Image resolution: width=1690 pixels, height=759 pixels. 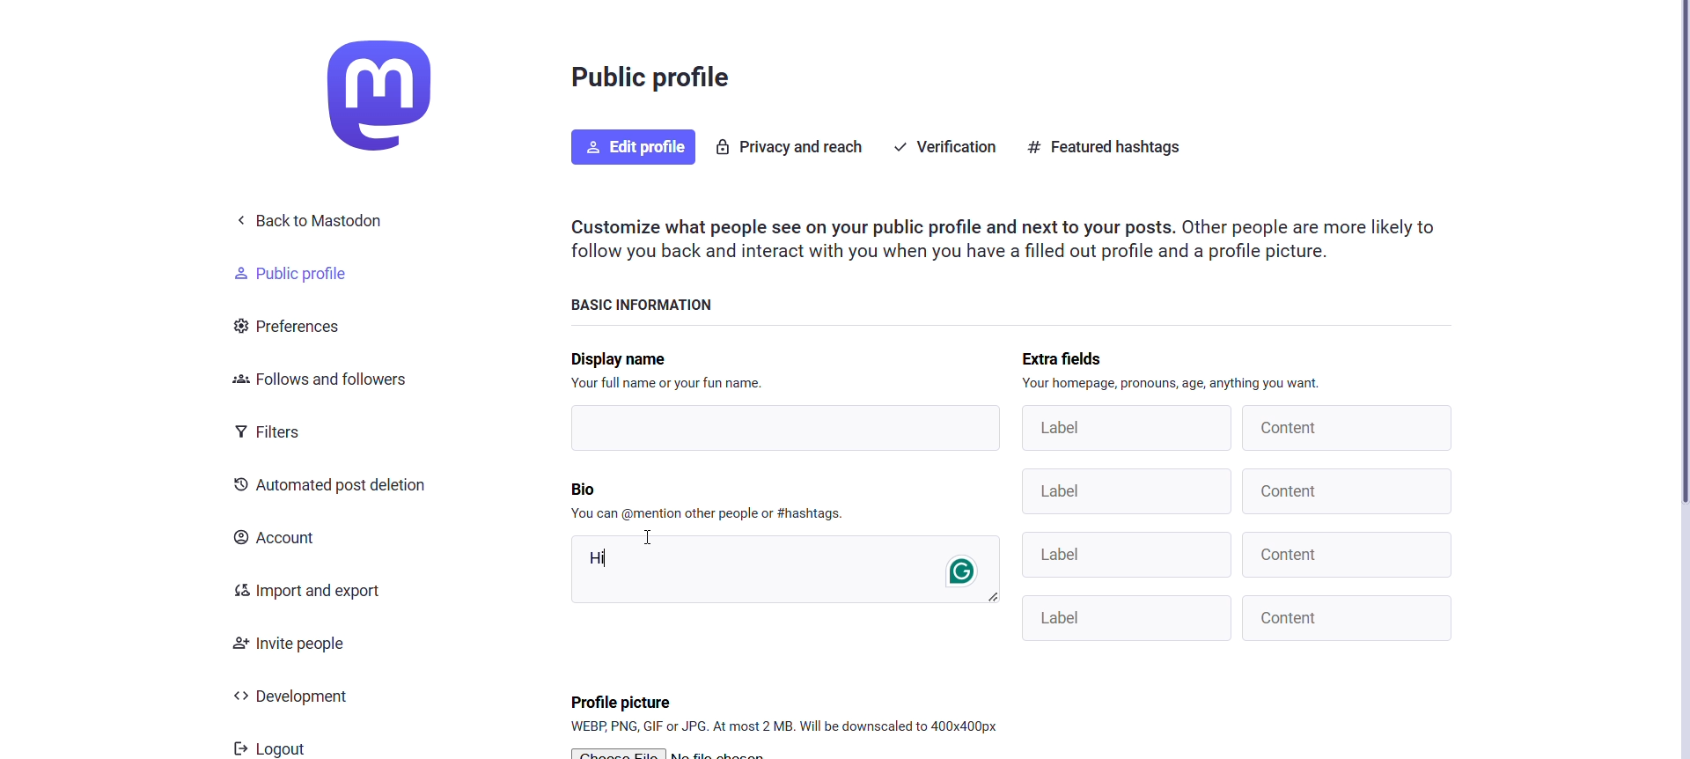 I want to click on Your homepage, pronouns, age, anything you want., so click(x=1176, y=383).